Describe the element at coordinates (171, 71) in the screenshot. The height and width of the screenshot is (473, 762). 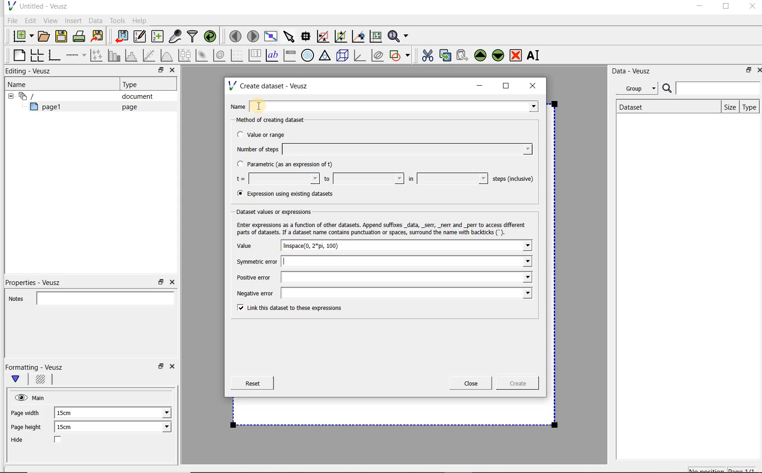
I see `Close` at that location.